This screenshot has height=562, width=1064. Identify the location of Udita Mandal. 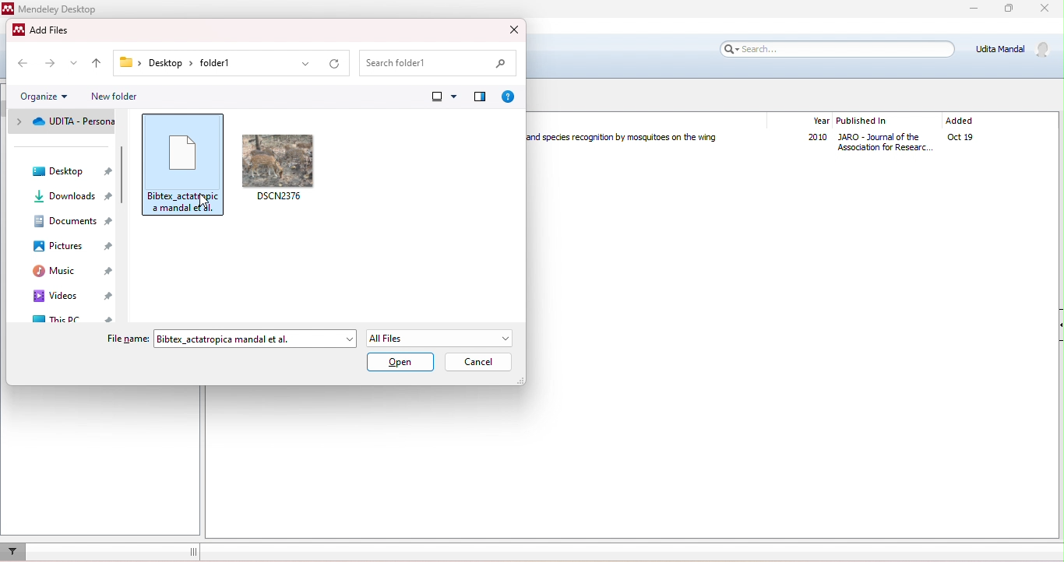
(1013, 47).